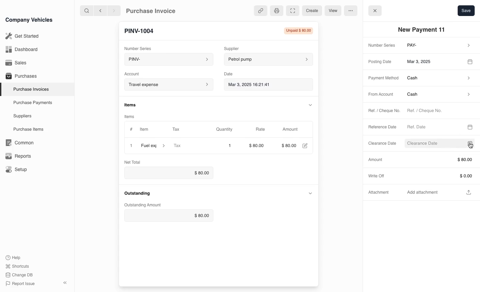  Describe the element at coordinates (21, 49) in the screenshot. I see `Dashboard` at that location.